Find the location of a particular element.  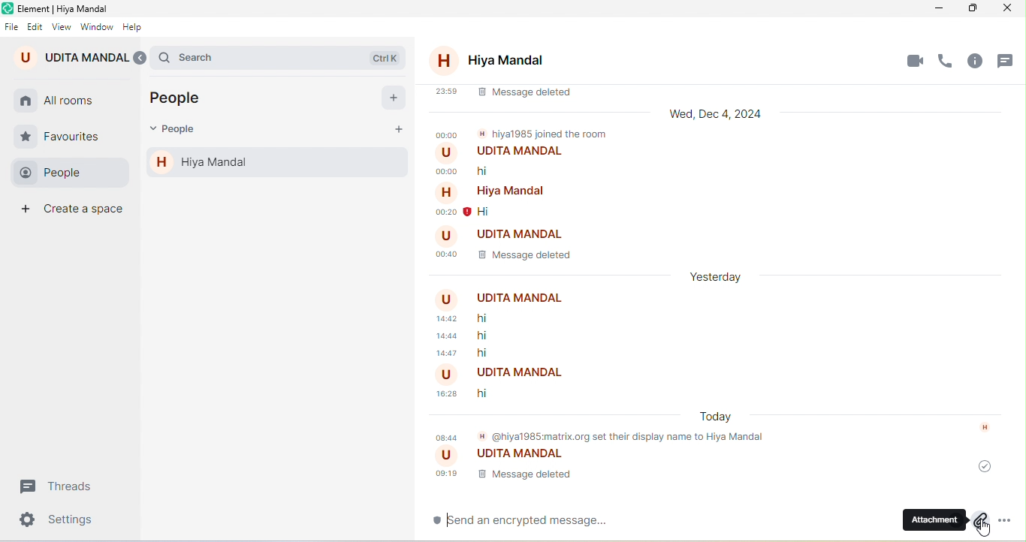

title is located at coordinates (70, 8).